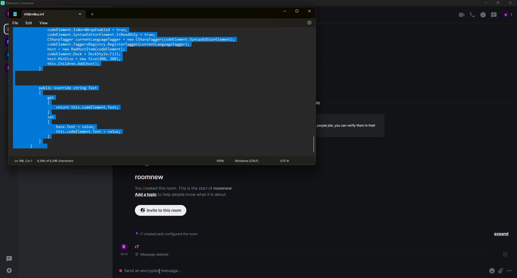 The height and width of the screenshot is (278, 517). What do you see at coordinates (507, 14) in the screenshot?
I see `people` at bounding box center [507, 14].